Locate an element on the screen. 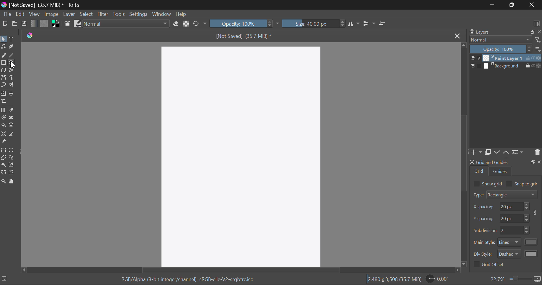 Image resolution: width=542 pixels, height=285 pixels. Close is located at coordinates (457, 36).